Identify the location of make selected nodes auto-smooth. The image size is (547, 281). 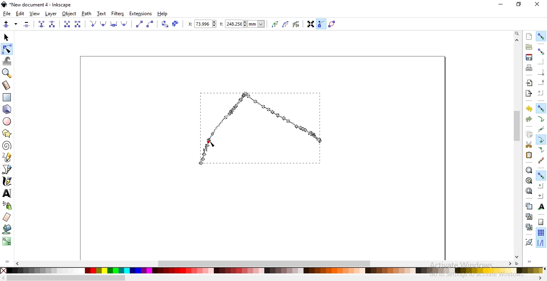
(125, 24).